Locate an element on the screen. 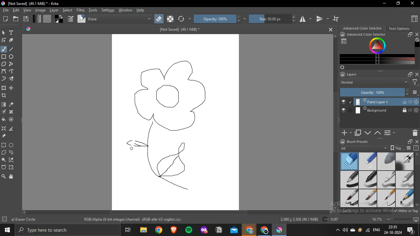 This screenshot has height=236, width=420. settings is located at coordinates (108, 10).